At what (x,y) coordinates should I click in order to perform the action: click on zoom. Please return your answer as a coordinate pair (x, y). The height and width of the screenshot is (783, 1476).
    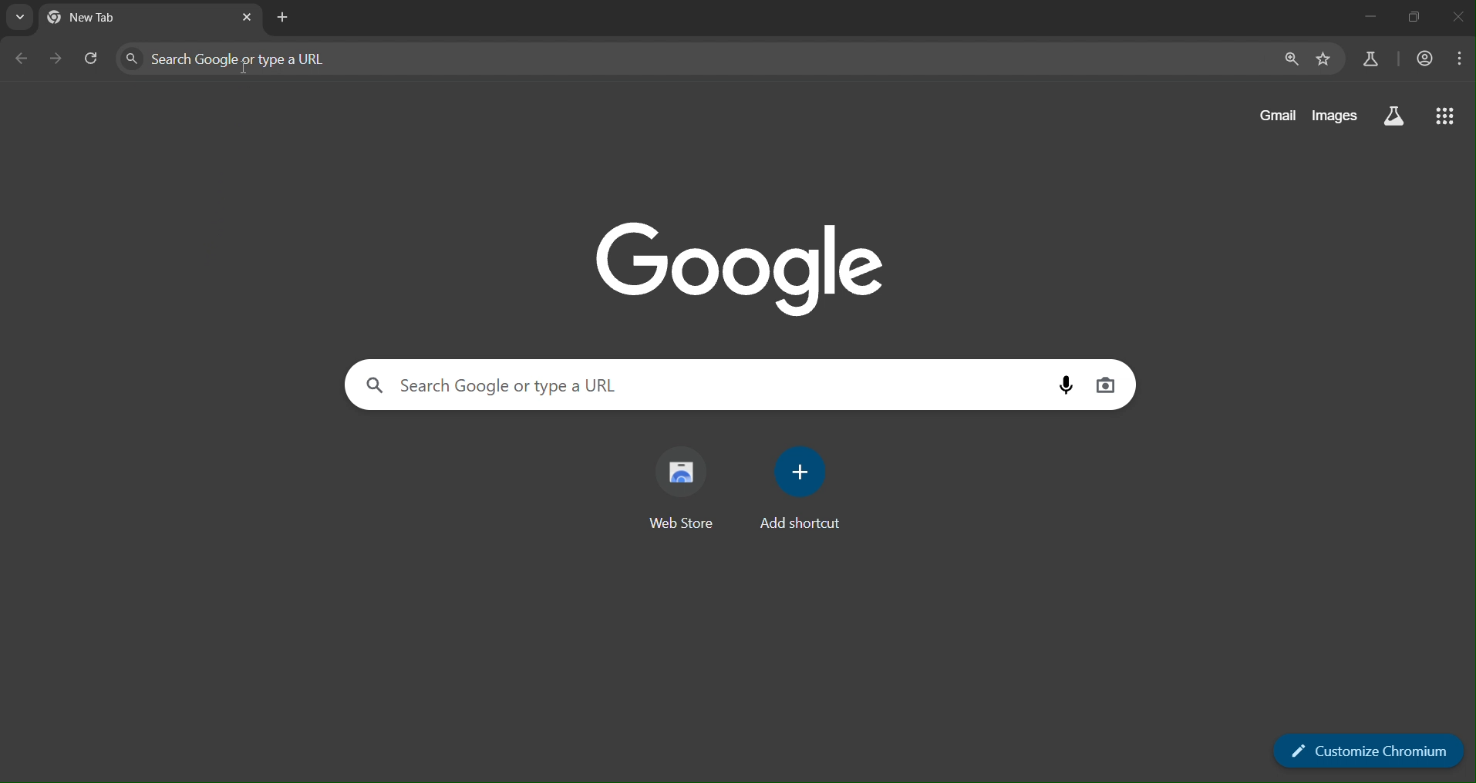
    Looking at the image, I should click on (1291, 59).